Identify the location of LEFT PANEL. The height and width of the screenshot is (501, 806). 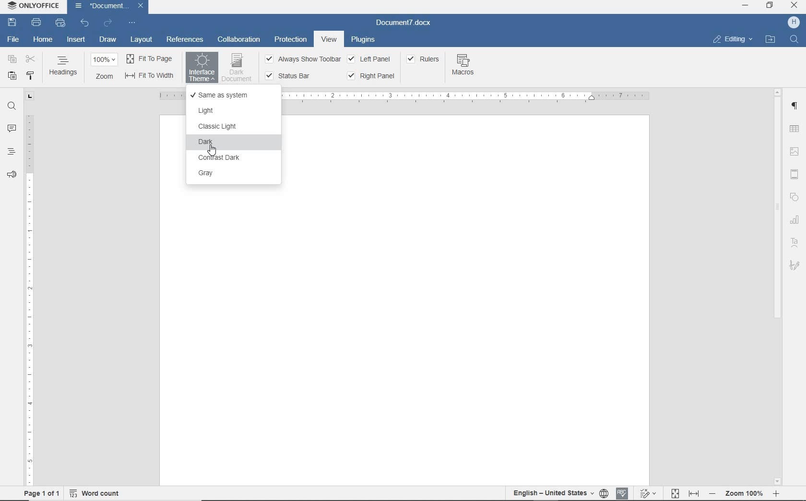
(370, 59).